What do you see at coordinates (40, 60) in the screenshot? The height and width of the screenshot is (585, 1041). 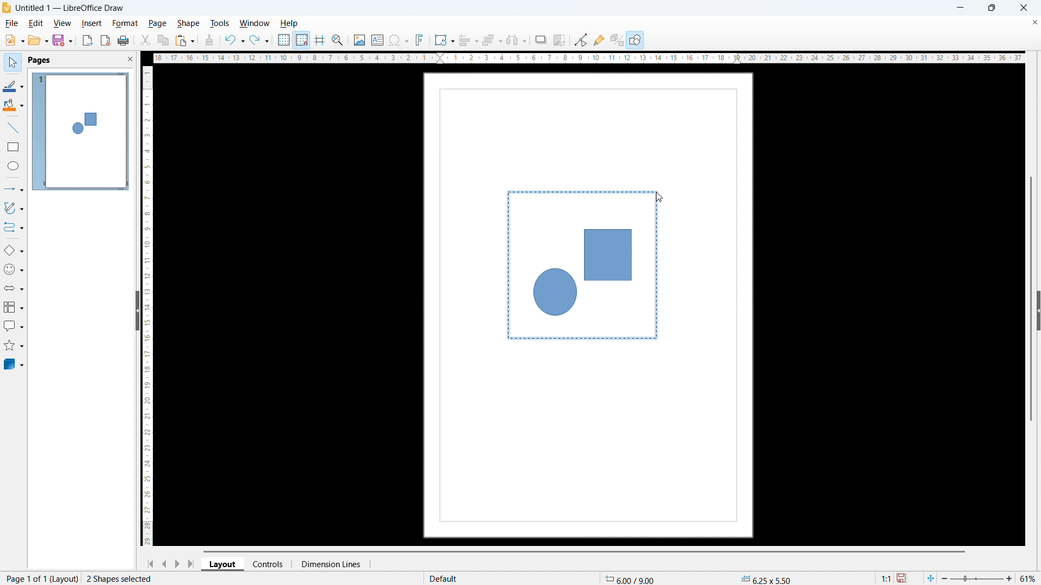 I see `pages` at bounding box center [40, 60].